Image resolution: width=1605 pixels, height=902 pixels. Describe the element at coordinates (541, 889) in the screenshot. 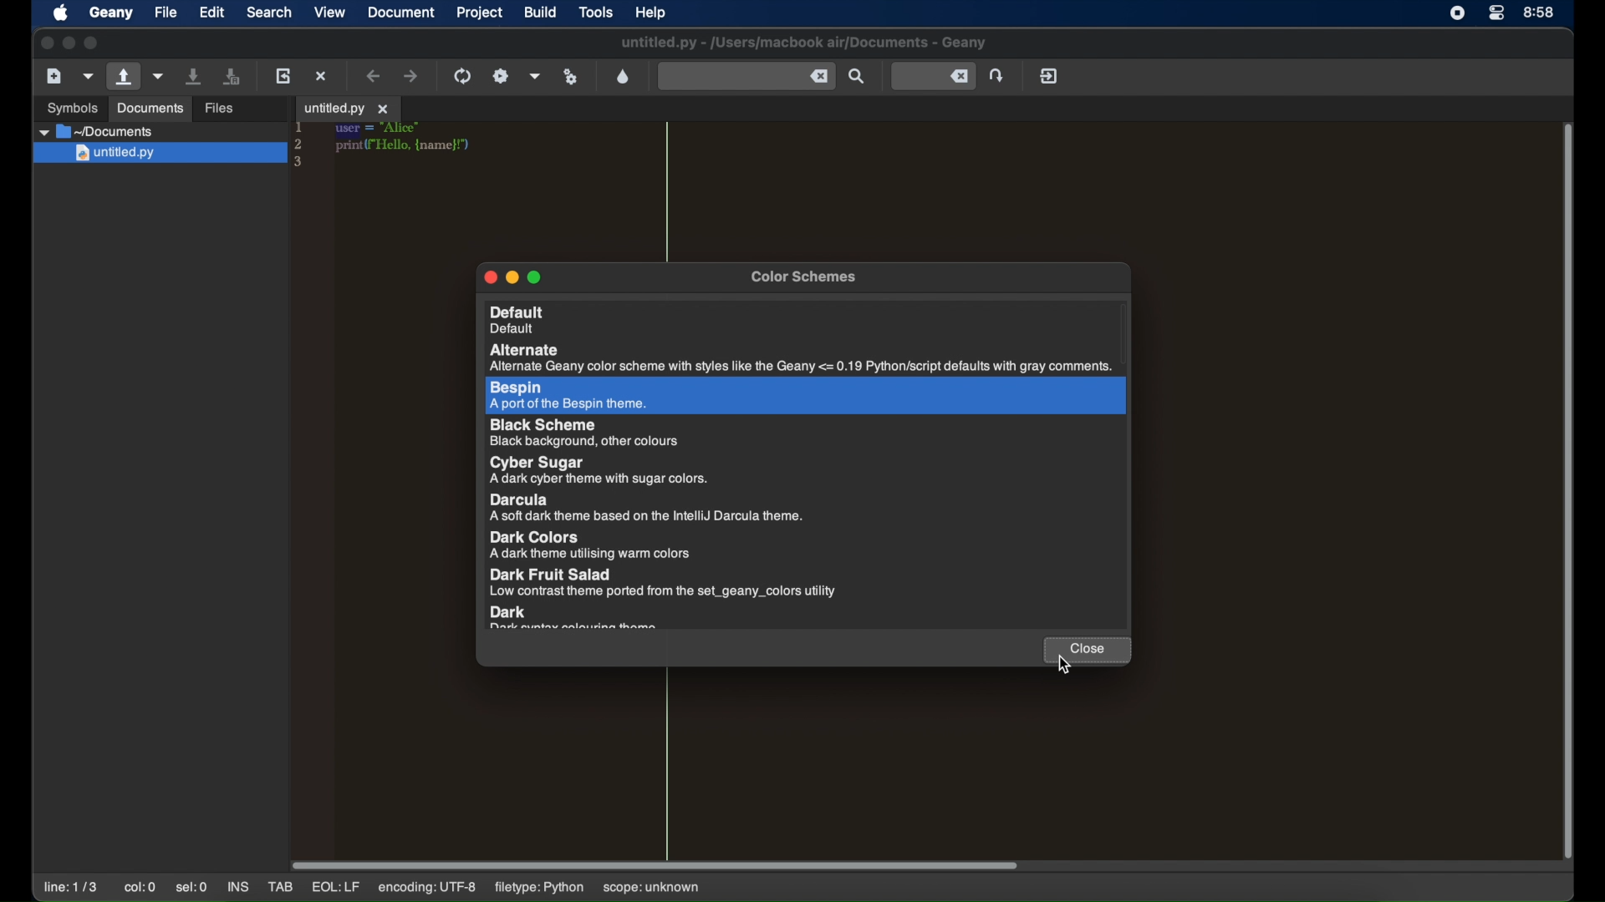

I see `filetype: python` at that location.